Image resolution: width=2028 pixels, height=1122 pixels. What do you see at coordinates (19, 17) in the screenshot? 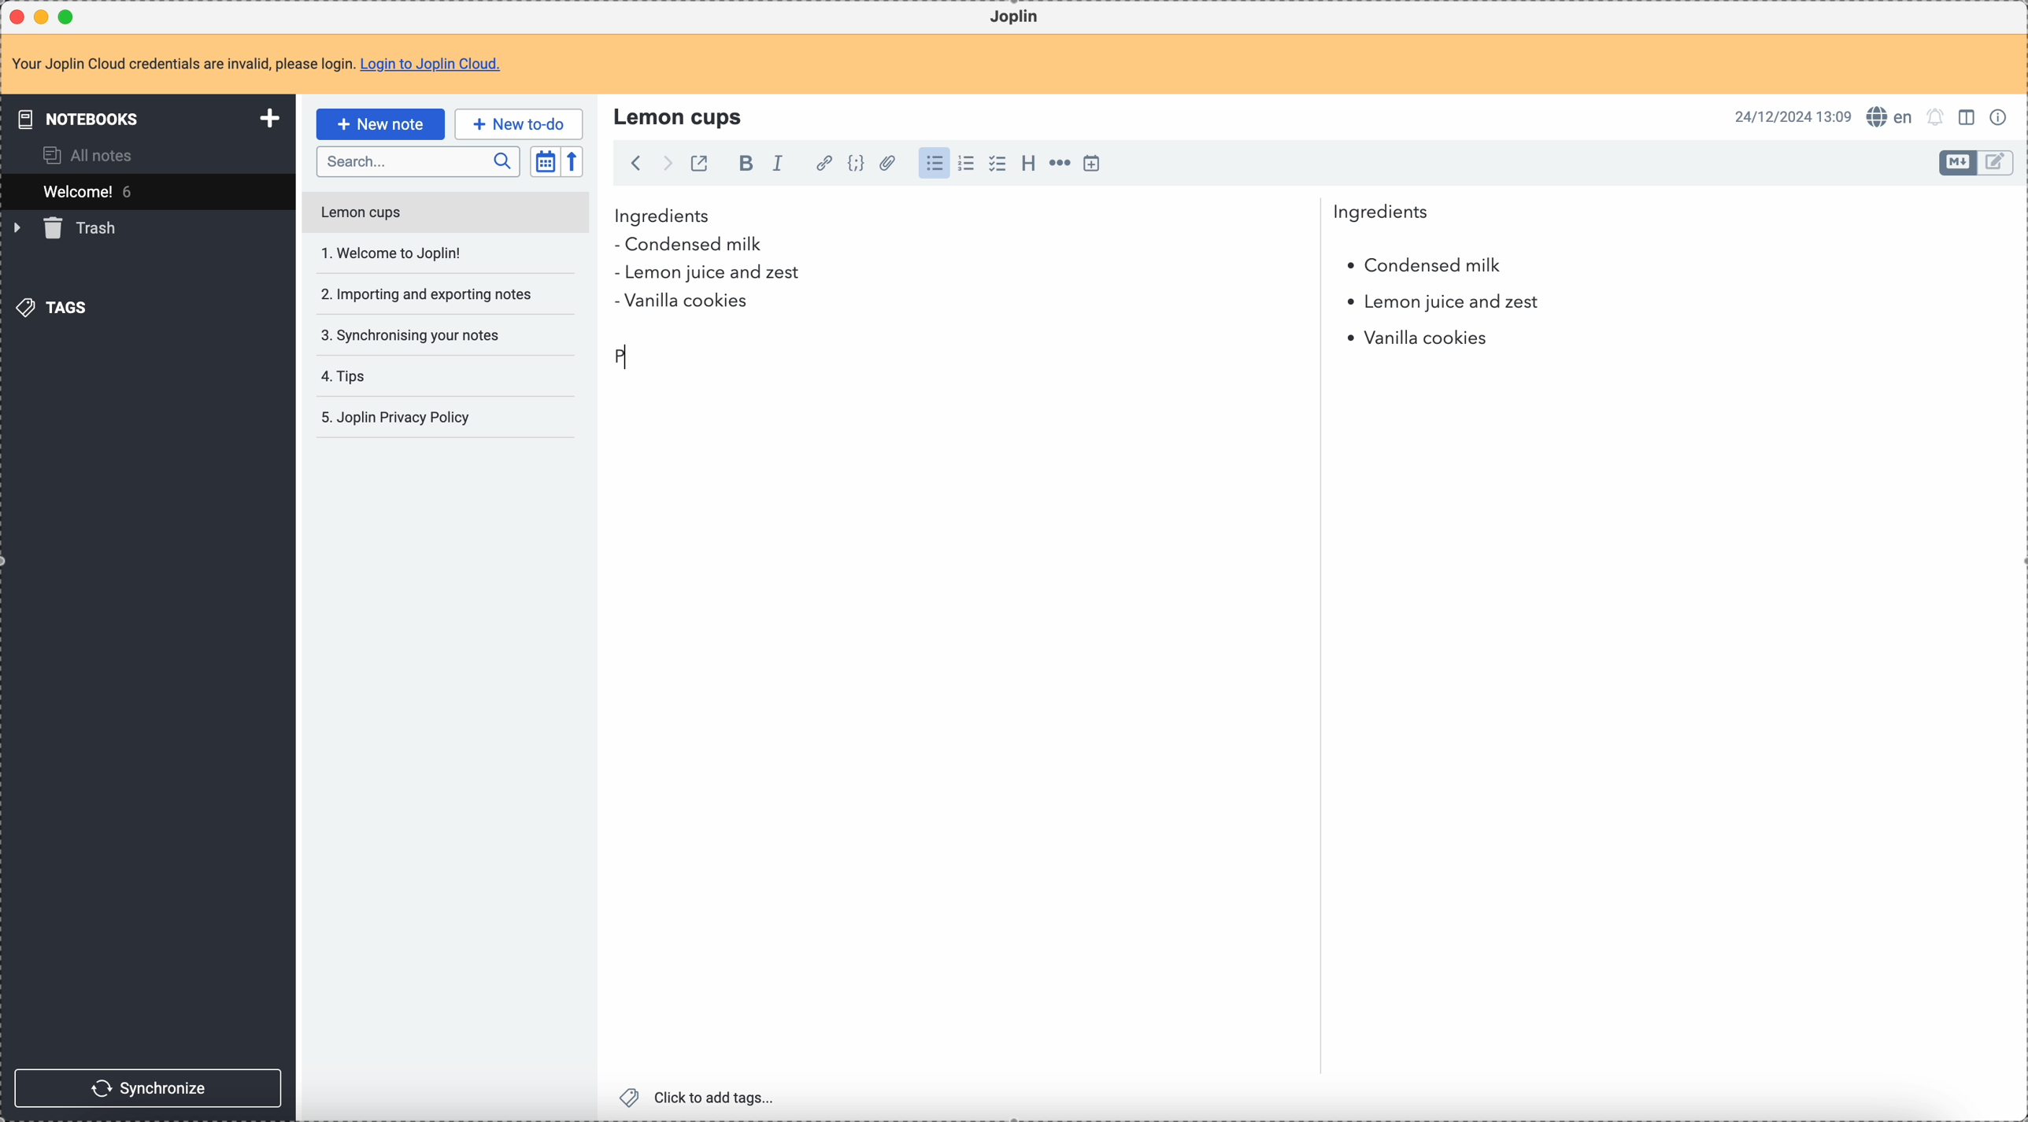
I see `close` at bounding box center [19, 17].